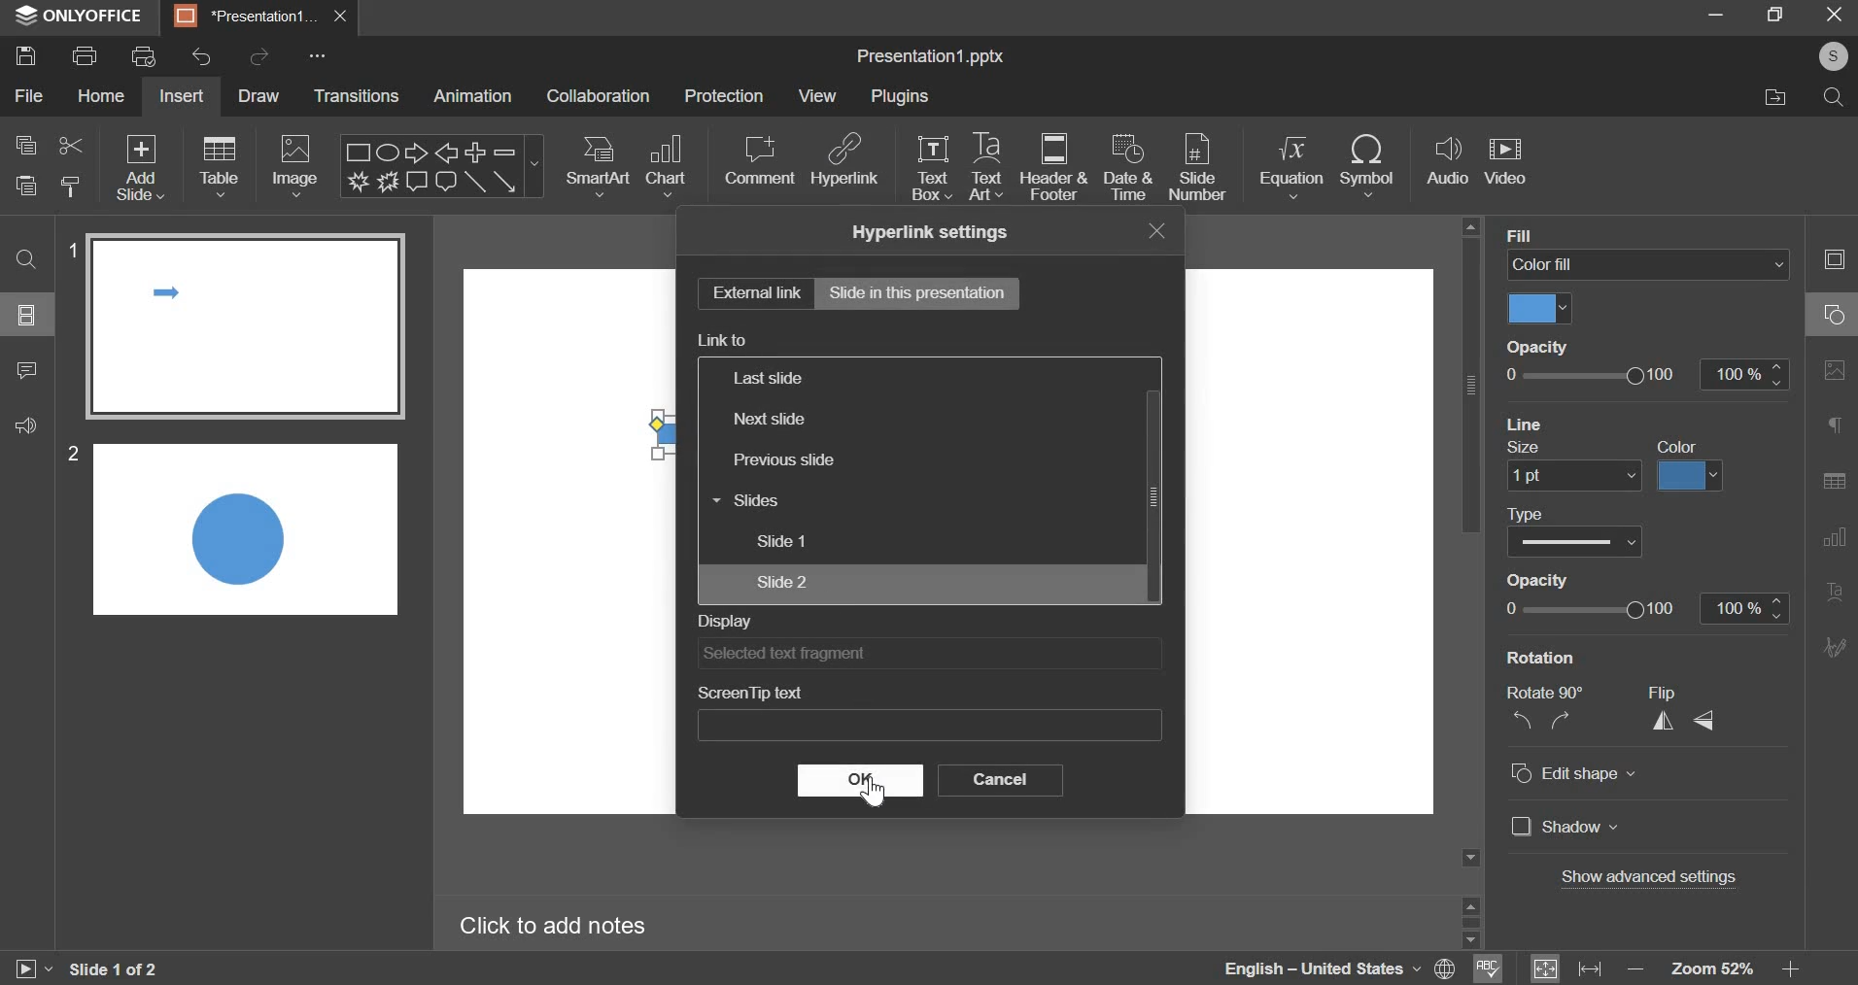 Image resolution: width=1858 pixels, height=985 pixels. I want to click on Plus, so click(476, 151).